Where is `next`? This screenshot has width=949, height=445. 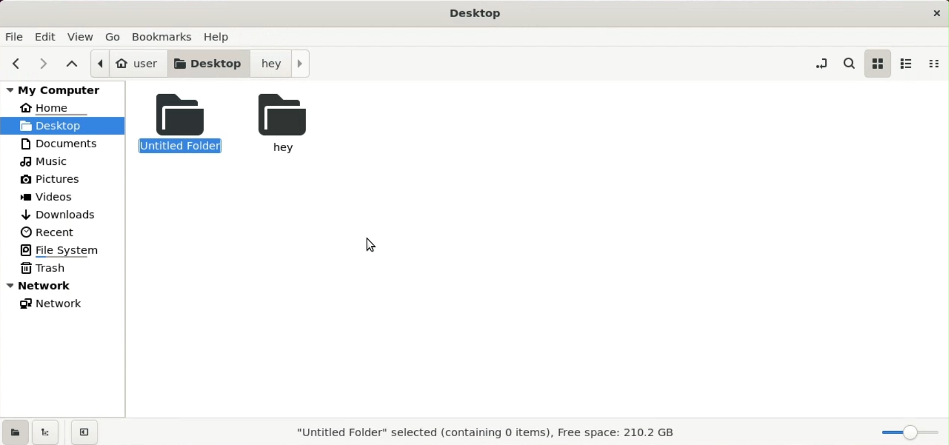
next is located at coordinates (46, 64).